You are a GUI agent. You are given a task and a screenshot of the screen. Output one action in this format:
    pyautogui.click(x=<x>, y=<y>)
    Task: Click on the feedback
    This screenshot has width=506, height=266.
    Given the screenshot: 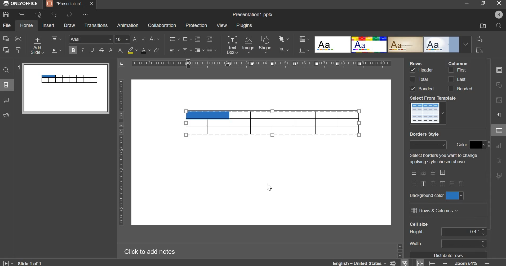 What is the action you would take?
    pyautogui.click(x=5, y=116)
    